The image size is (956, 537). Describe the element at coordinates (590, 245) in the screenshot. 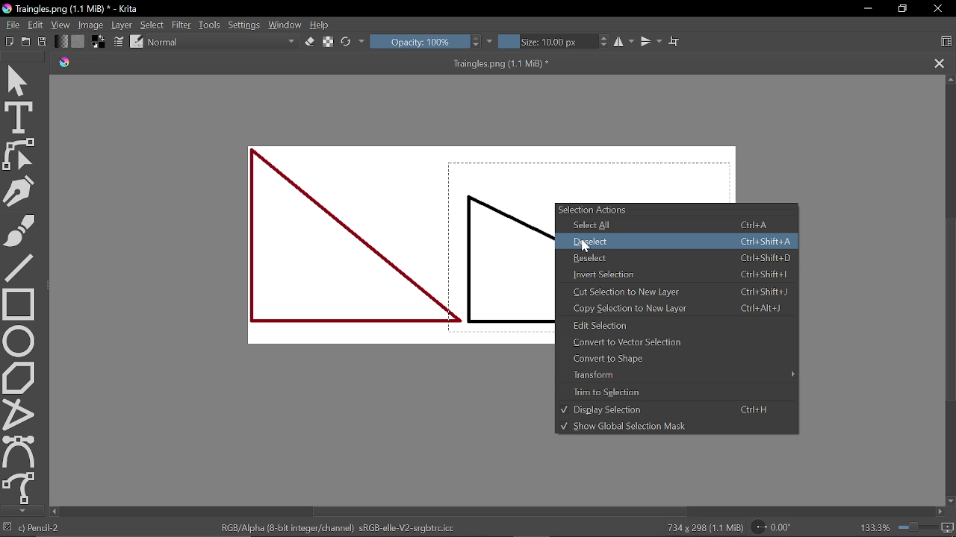

I see `Cursor` at that location.